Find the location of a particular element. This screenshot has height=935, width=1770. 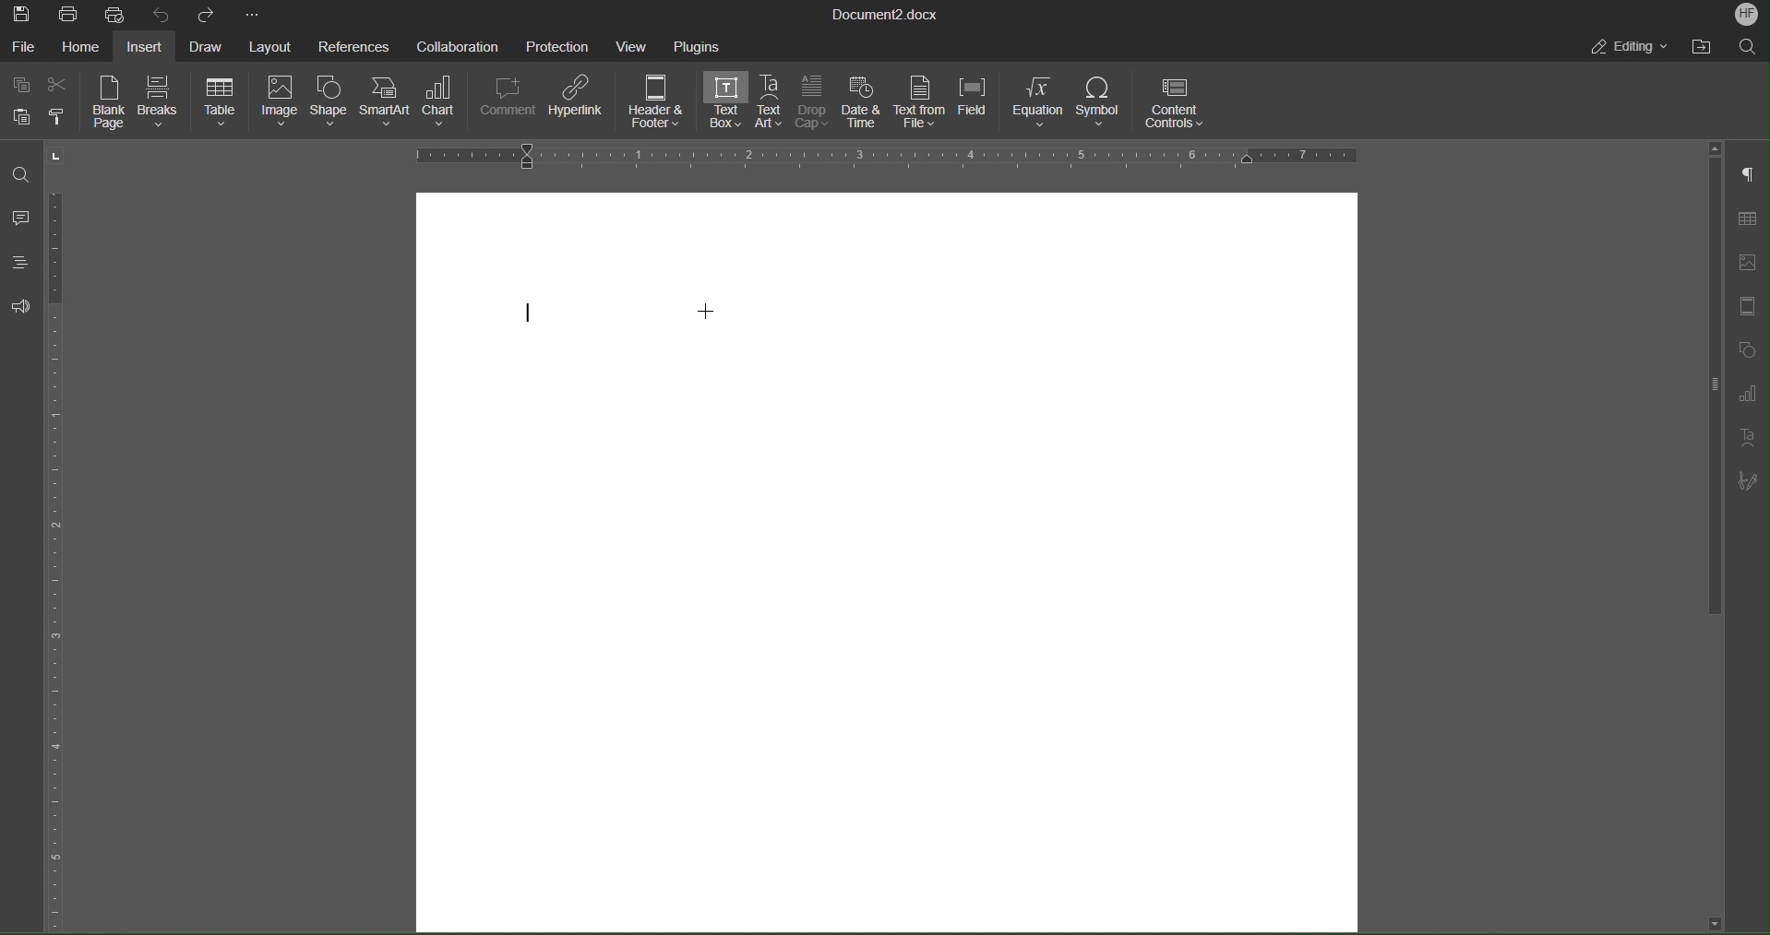

Print is located at coordinates (70, 13).